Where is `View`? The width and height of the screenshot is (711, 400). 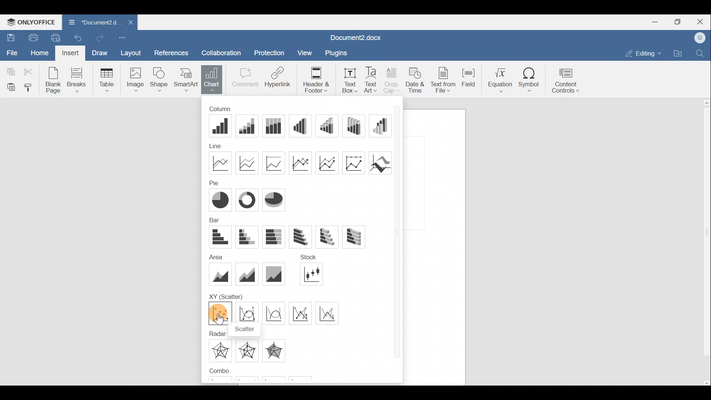
View is located at coordinates (302, 53).